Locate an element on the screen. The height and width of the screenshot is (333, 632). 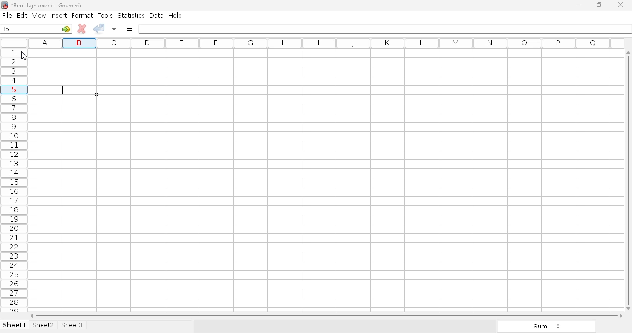
column is located at coordinates (323, 43).